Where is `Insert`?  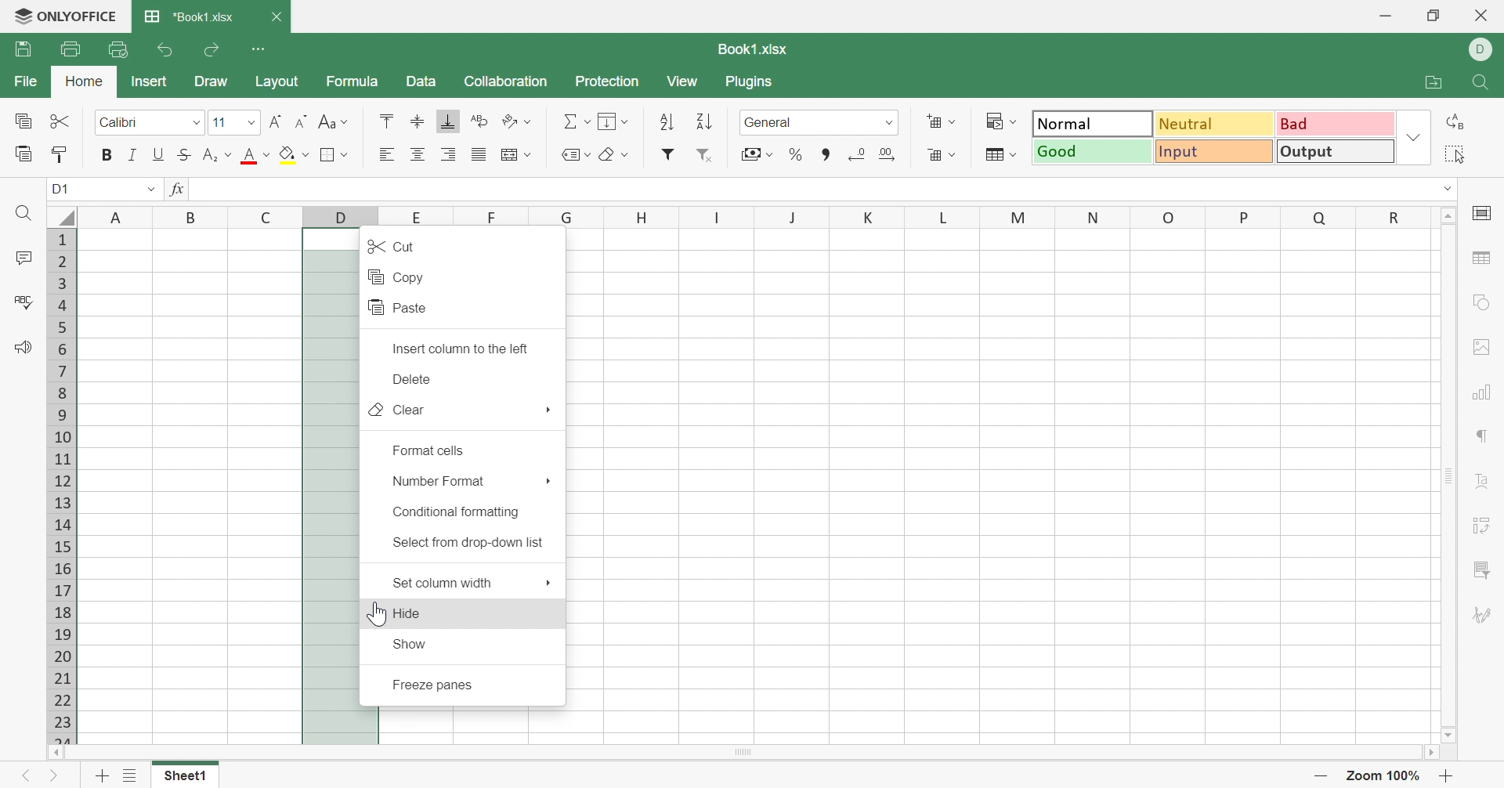
Insert is located at coordinates (150, 81).